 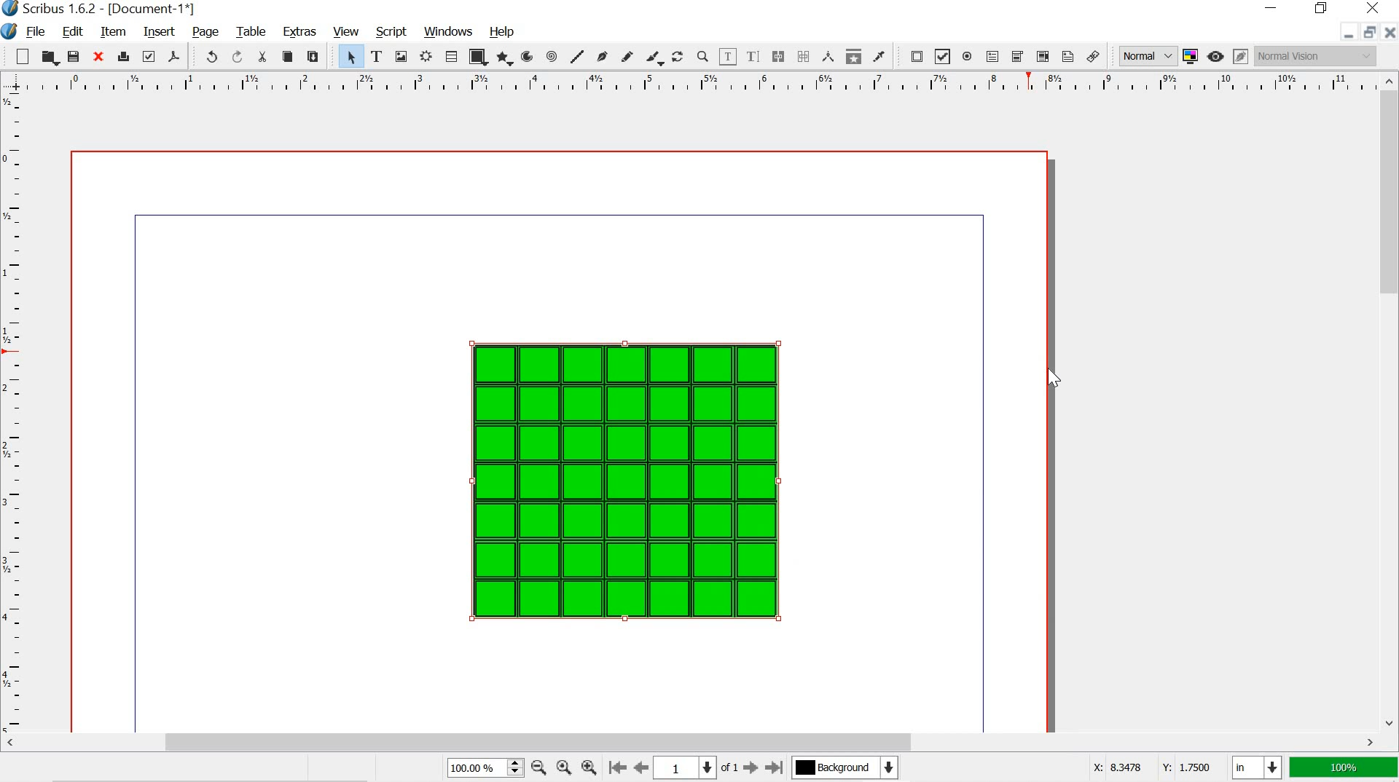 I want to click on new, so click(x=21, y=56).